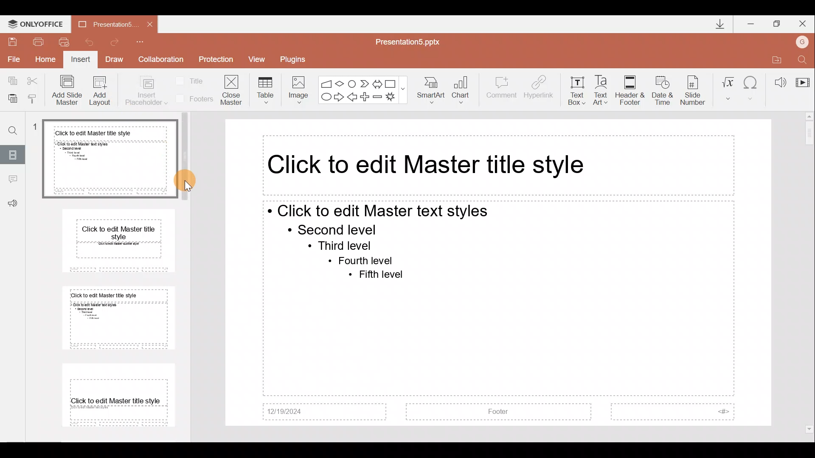 This screenshot has width=815, height=458. Describe the element at coordinates (190, 271) in the screenshot. I see `Scroll bar` at that location.